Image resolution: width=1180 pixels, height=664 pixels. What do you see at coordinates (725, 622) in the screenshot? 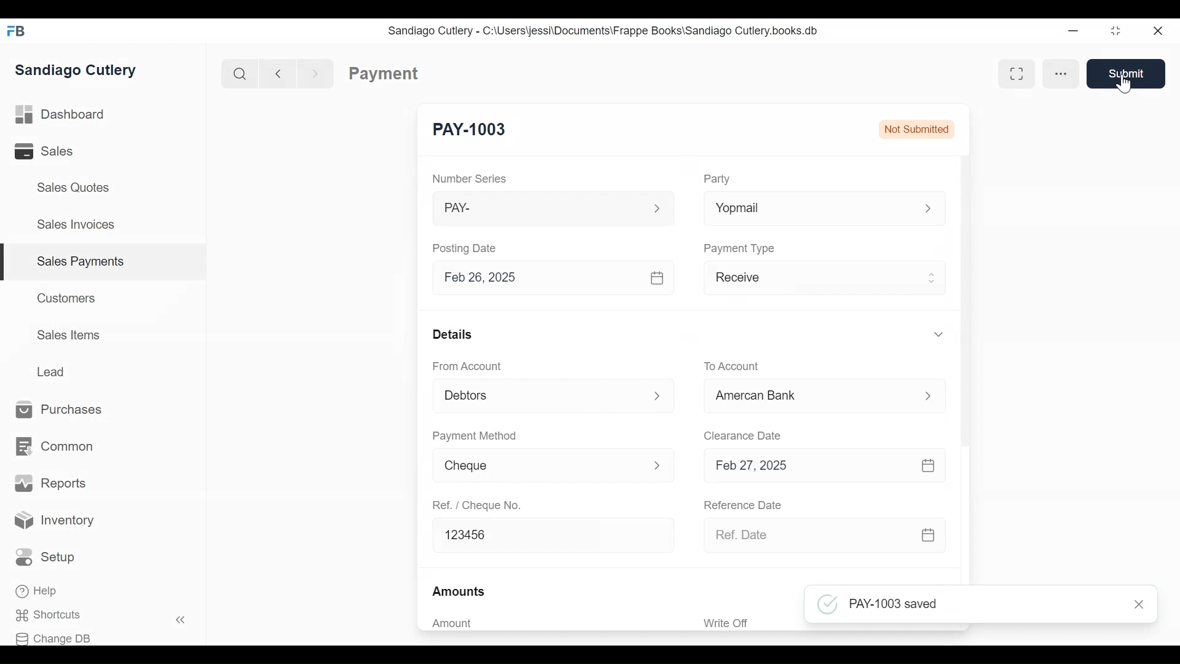
I see `Write Off` at bounding box center [725, 622].